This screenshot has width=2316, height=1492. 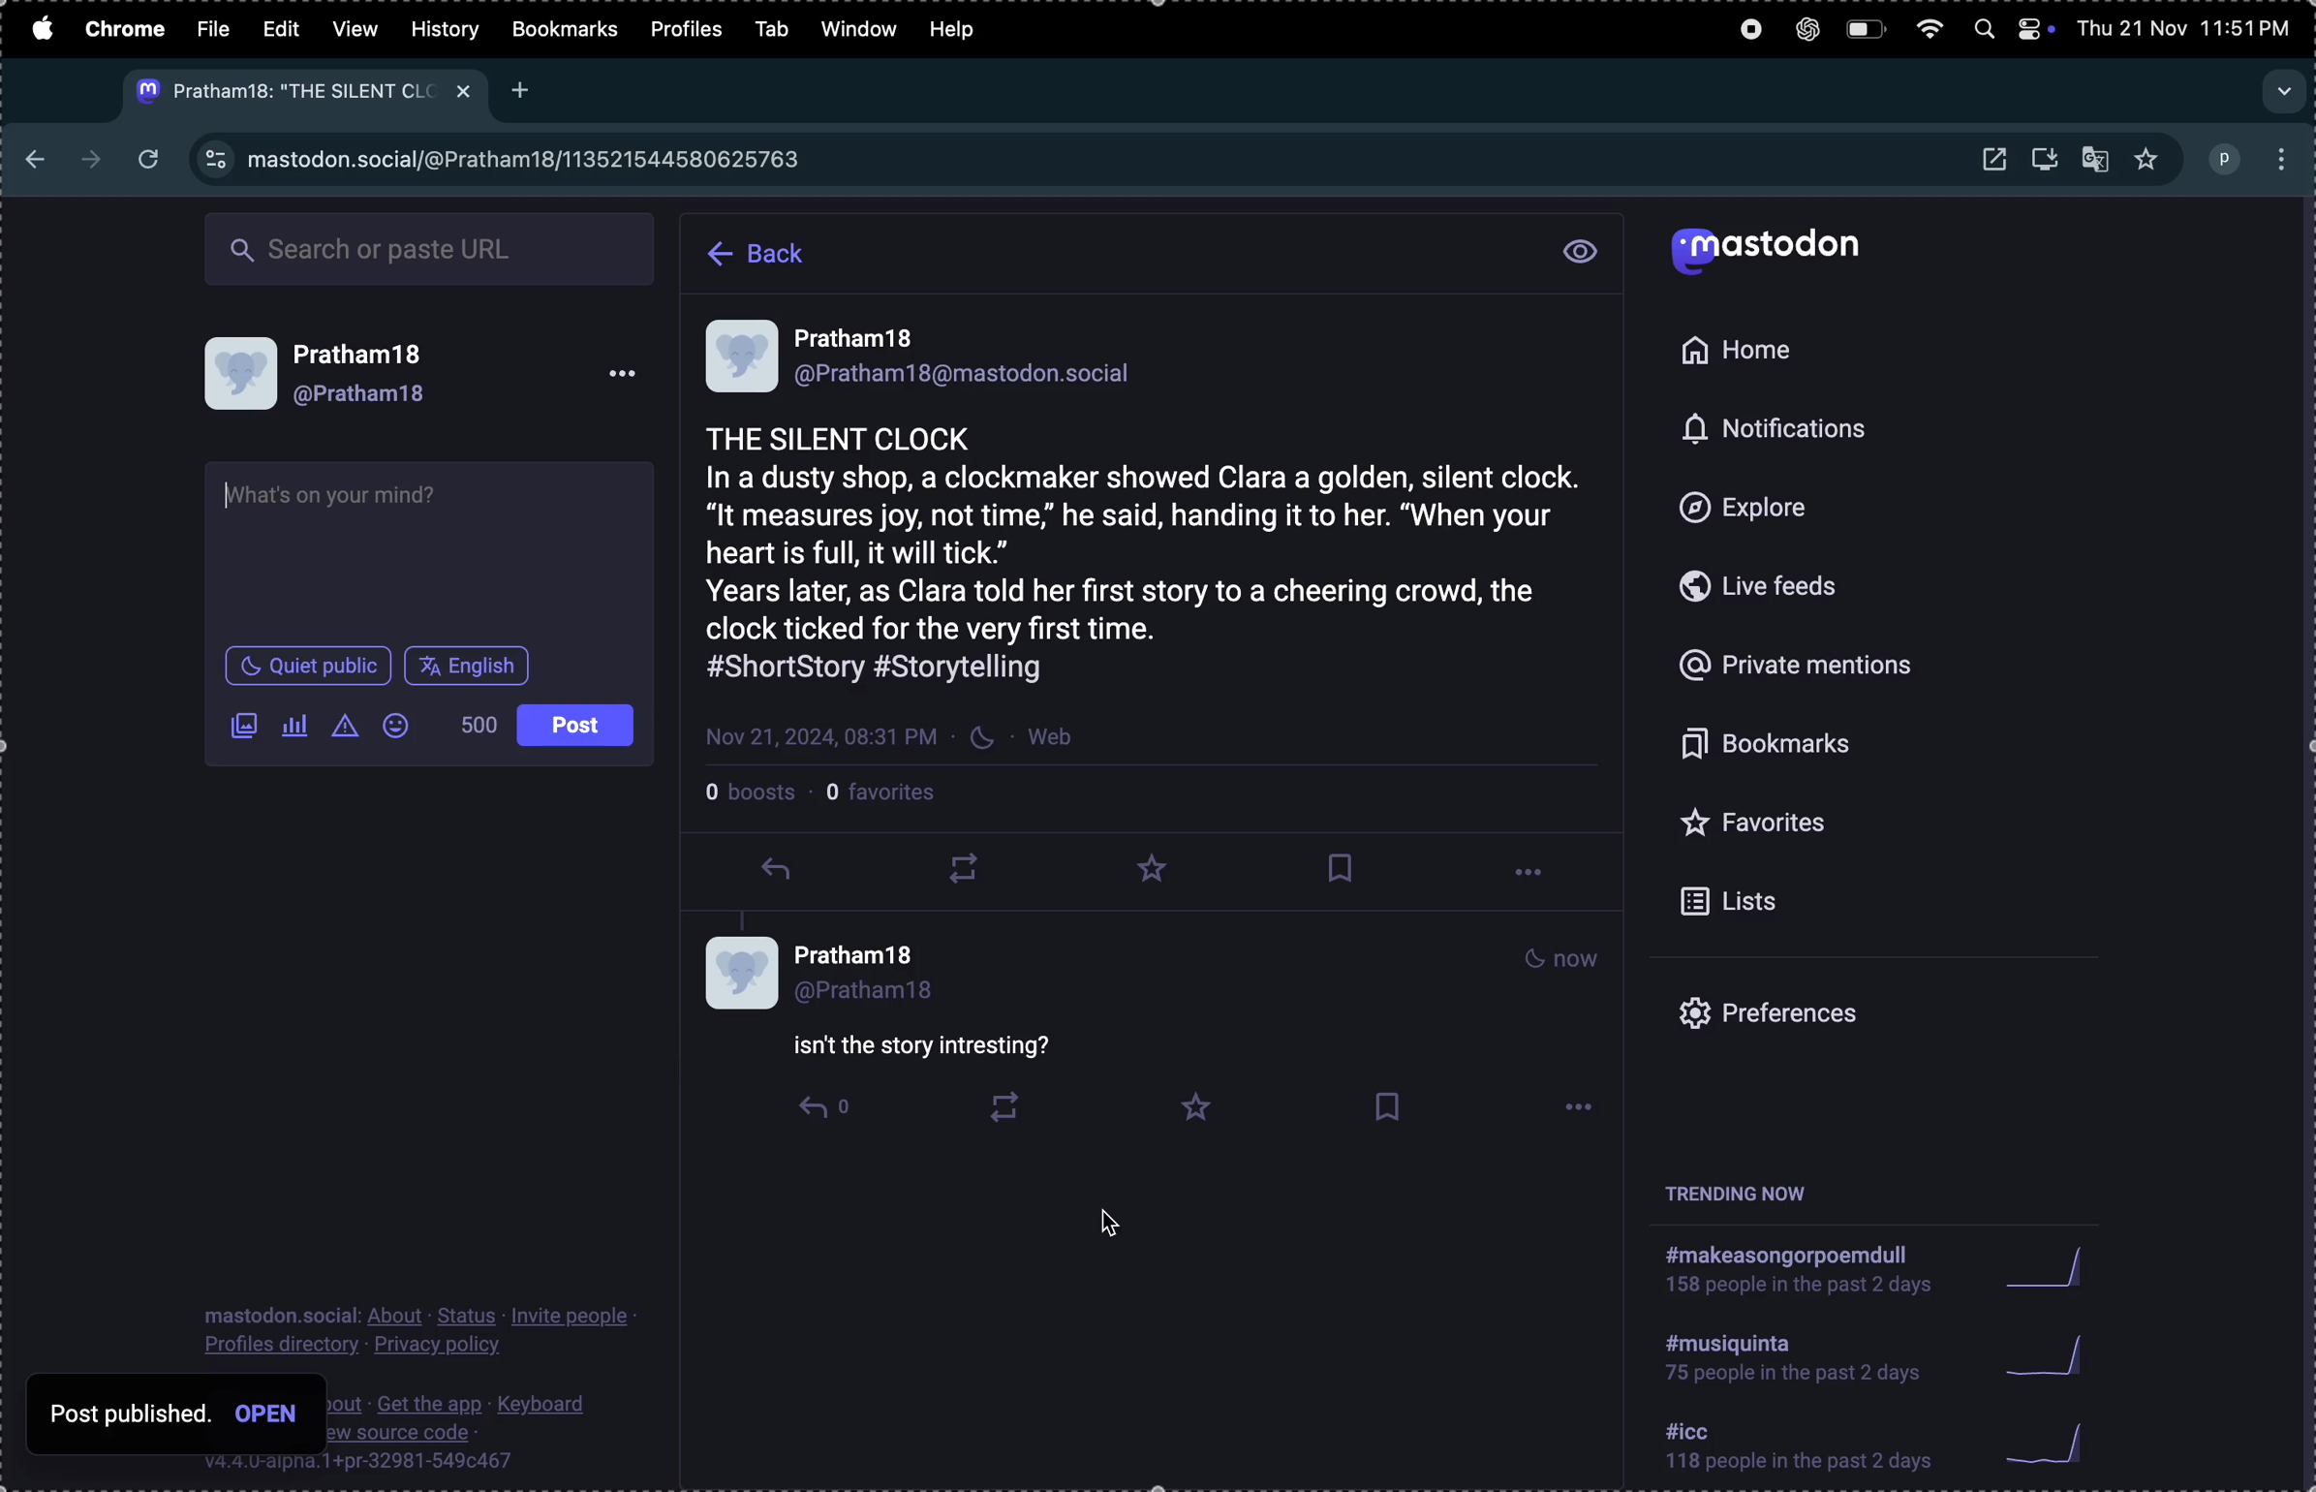 What do you see at coordinates (1774, 254) in the screenshot?
I see `mastodon logo` at bounding box center [1774, 254].